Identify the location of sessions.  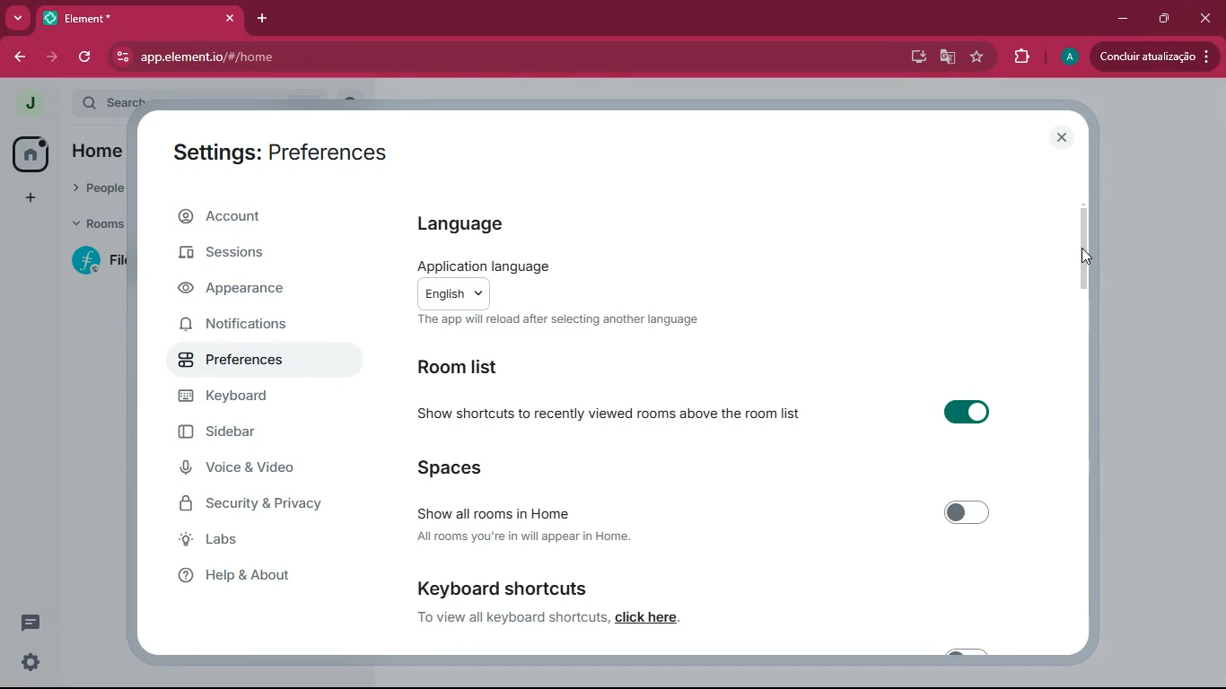
(228, 258).